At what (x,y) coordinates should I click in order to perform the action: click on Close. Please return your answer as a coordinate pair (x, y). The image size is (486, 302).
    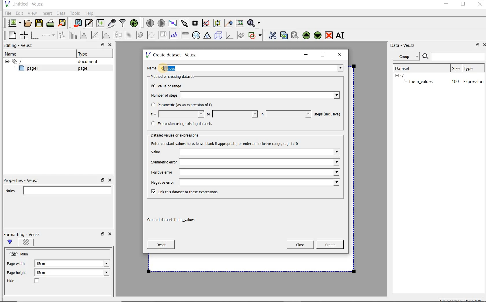
    Looking at the image, I should click on (109, 45).